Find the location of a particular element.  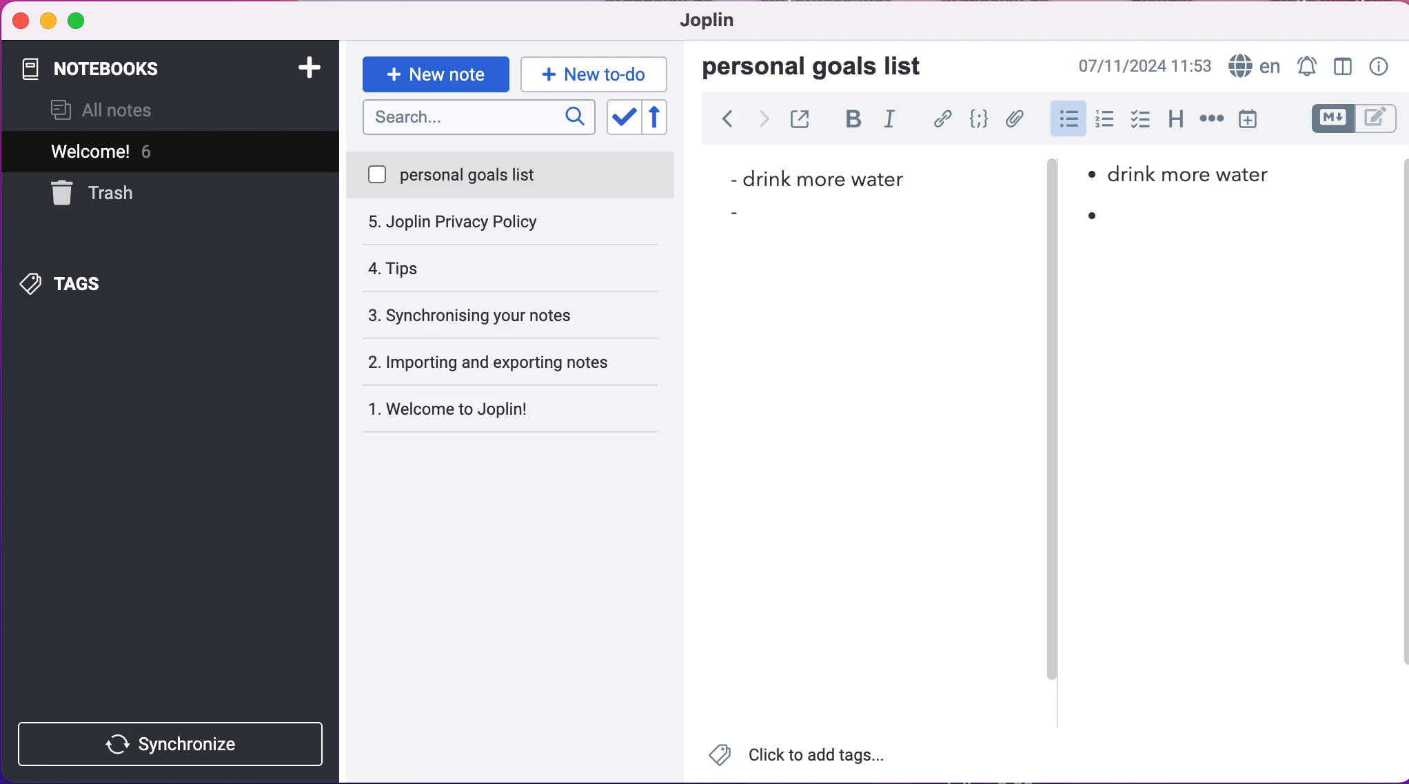

Click to add tags... is located at coordinates (806, 756).